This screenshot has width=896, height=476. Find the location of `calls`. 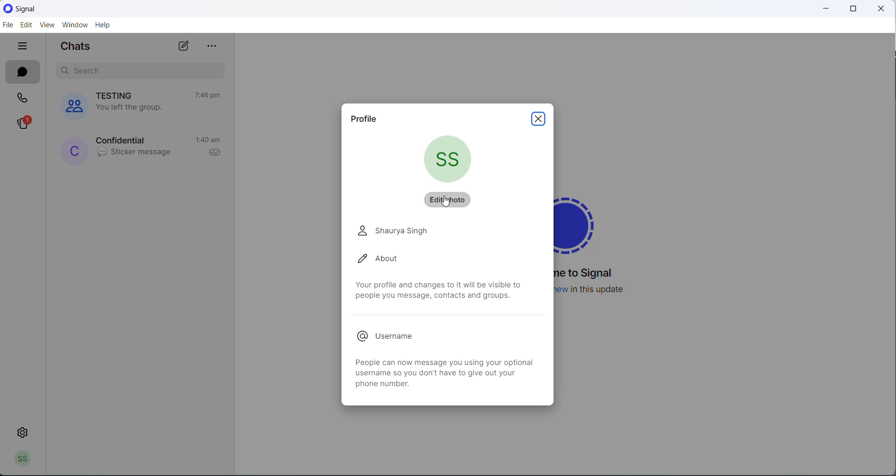

calls is located at coordinates (23, 100).